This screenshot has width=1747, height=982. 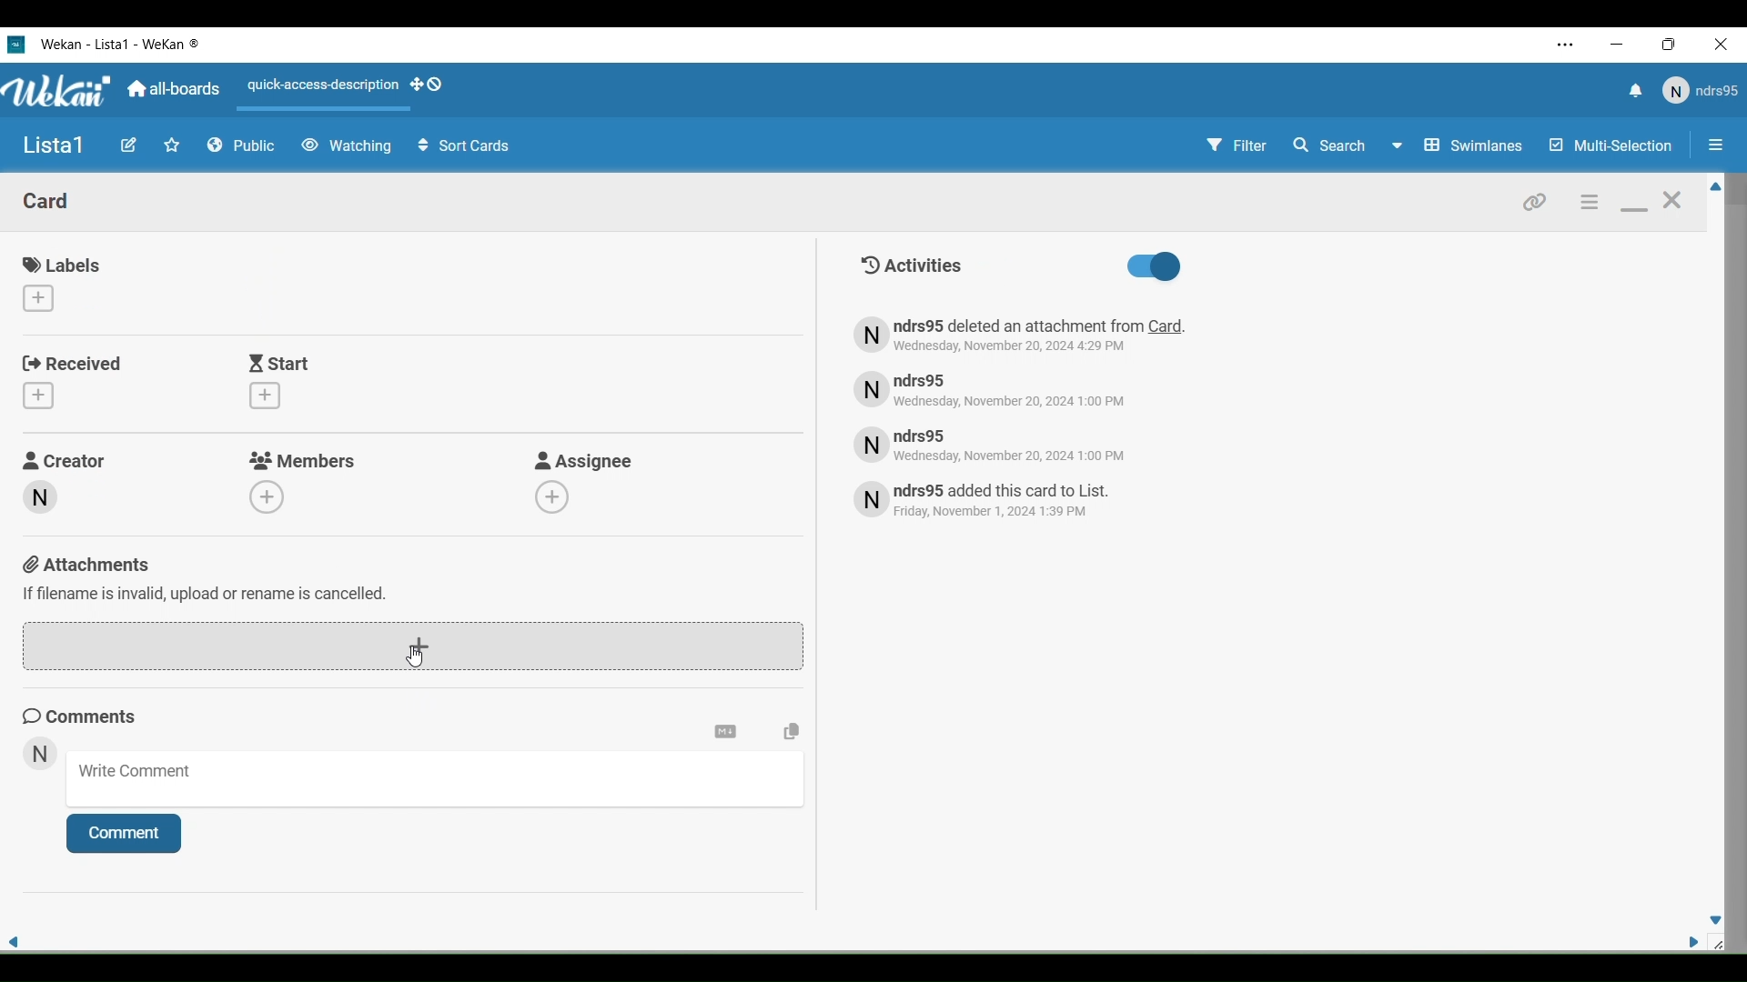 What do you see at coordinates (346, 146) in the screenshot?
I see `Watching` at bounding box center [346, 146].